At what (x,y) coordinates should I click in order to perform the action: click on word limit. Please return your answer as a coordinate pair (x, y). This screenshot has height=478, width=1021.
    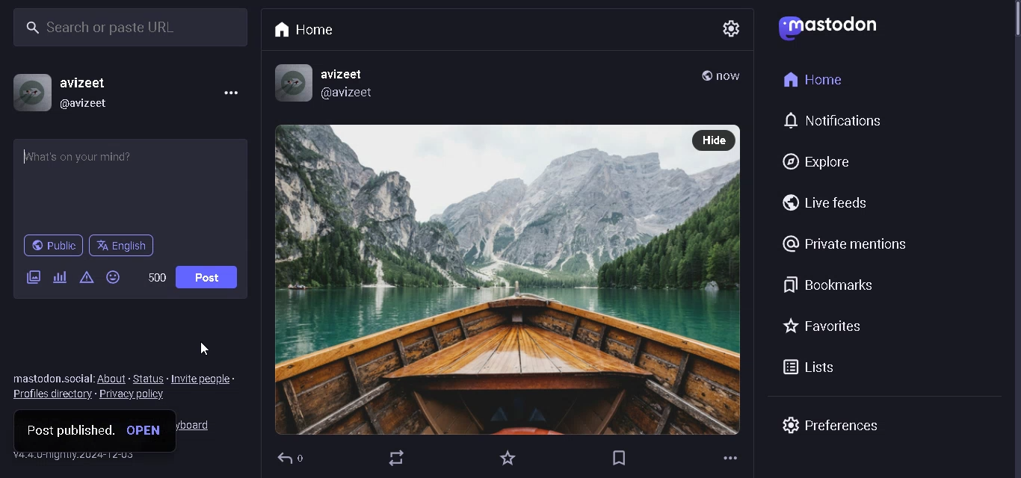
    Looking at the image, I should click on (158, 276).